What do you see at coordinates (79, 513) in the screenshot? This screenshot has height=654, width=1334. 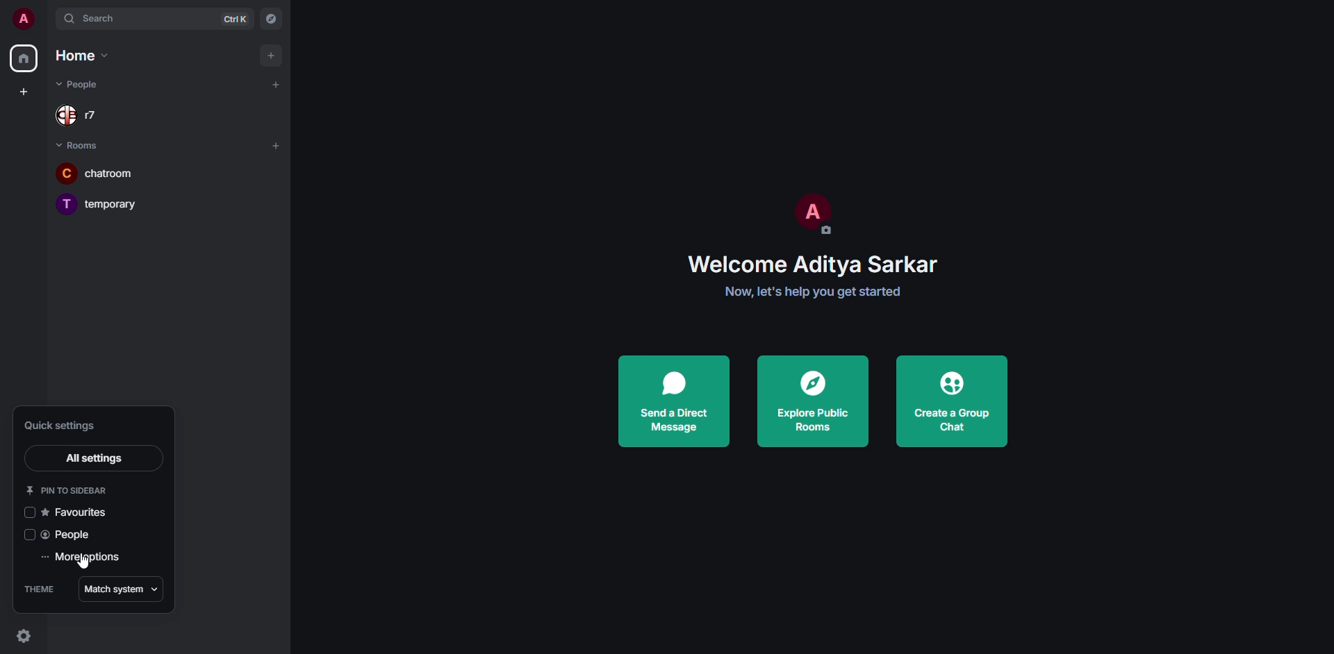 I see `favorites` at bounding box center [79, 513].